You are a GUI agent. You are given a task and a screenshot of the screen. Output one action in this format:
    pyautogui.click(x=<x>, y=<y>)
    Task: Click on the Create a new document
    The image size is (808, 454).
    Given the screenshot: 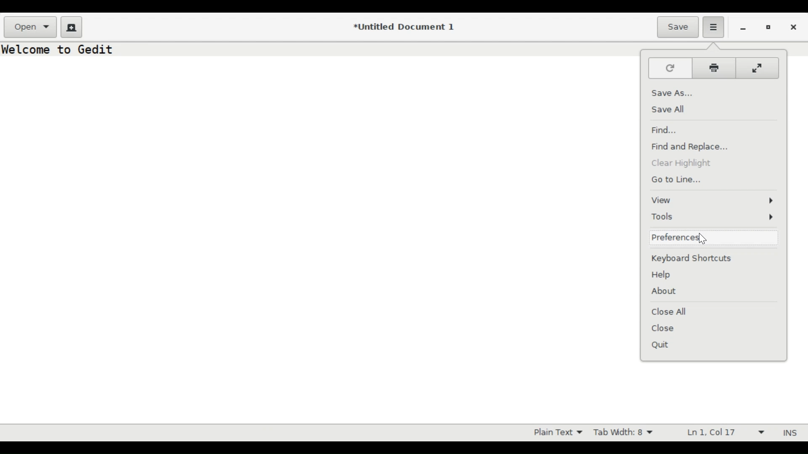 What is the action you would take?
    pyautogui.click(x=70, y=26)
    